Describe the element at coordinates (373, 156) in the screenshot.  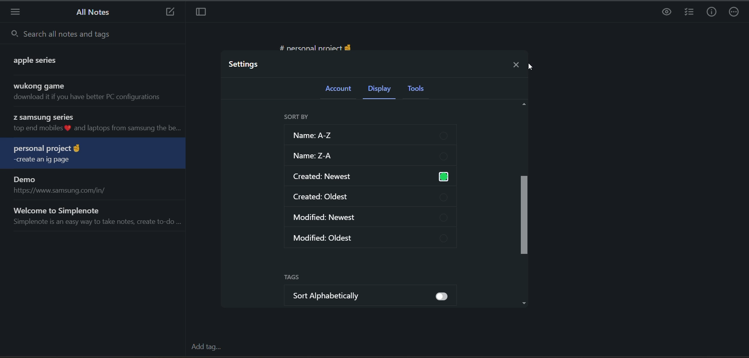
I see `sort z-a` at that location.